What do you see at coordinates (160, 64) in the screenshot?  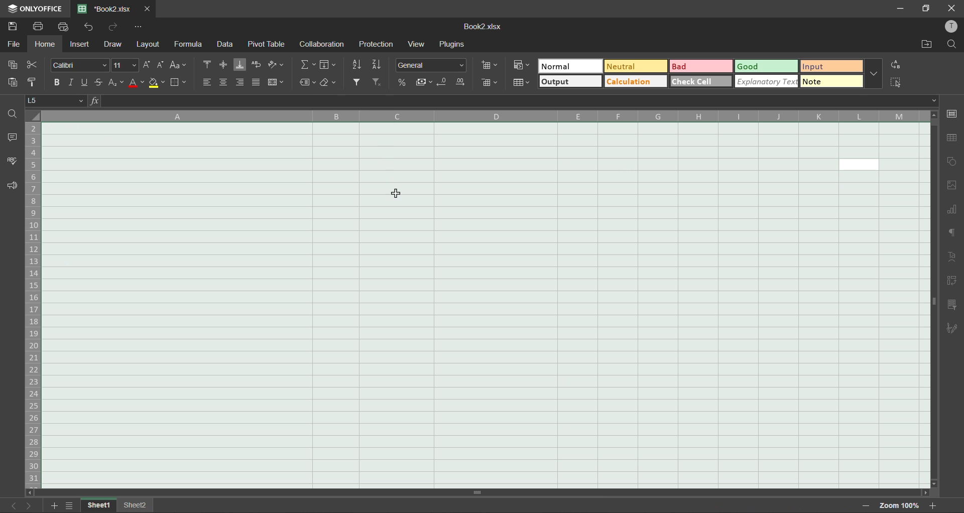 I see `decrement size` at bounding box center [160, 64].